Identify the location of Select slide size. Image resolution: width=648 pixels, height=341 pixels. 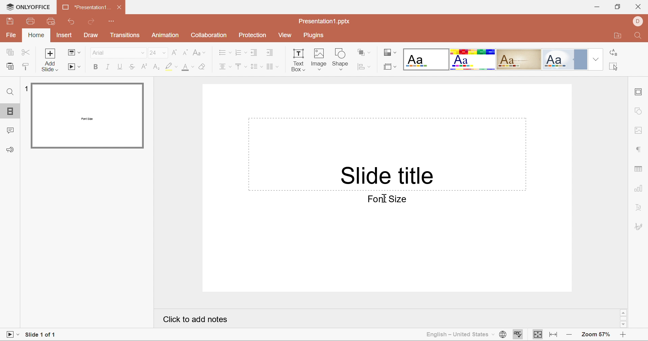
(390, 67).